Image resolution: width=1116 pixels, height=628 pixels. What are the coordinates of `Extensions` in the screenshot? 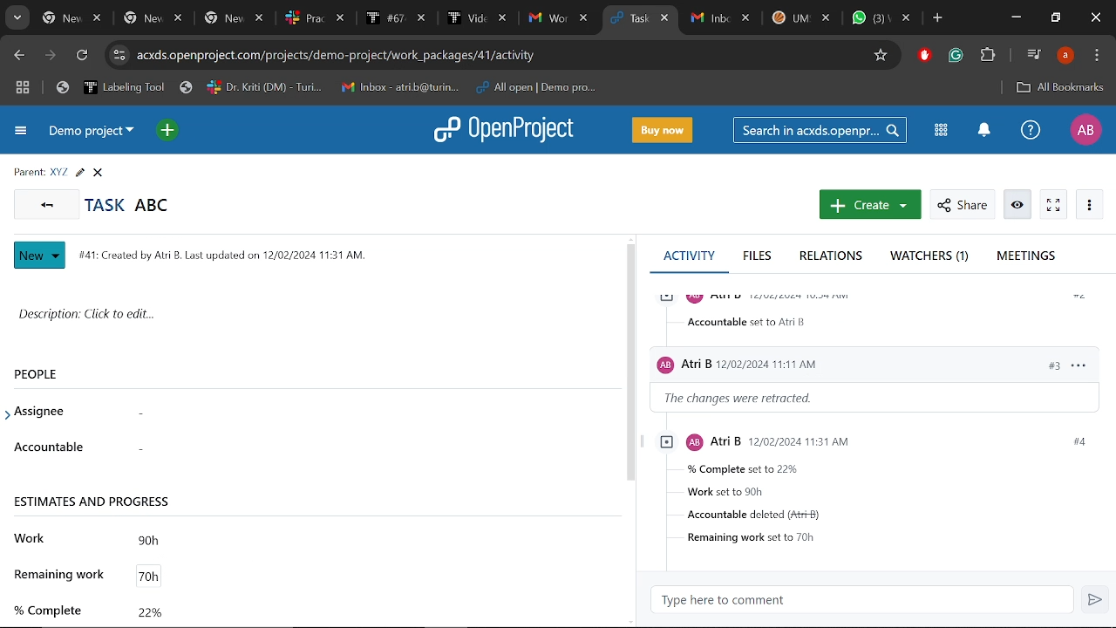 It's located at (990, 56).